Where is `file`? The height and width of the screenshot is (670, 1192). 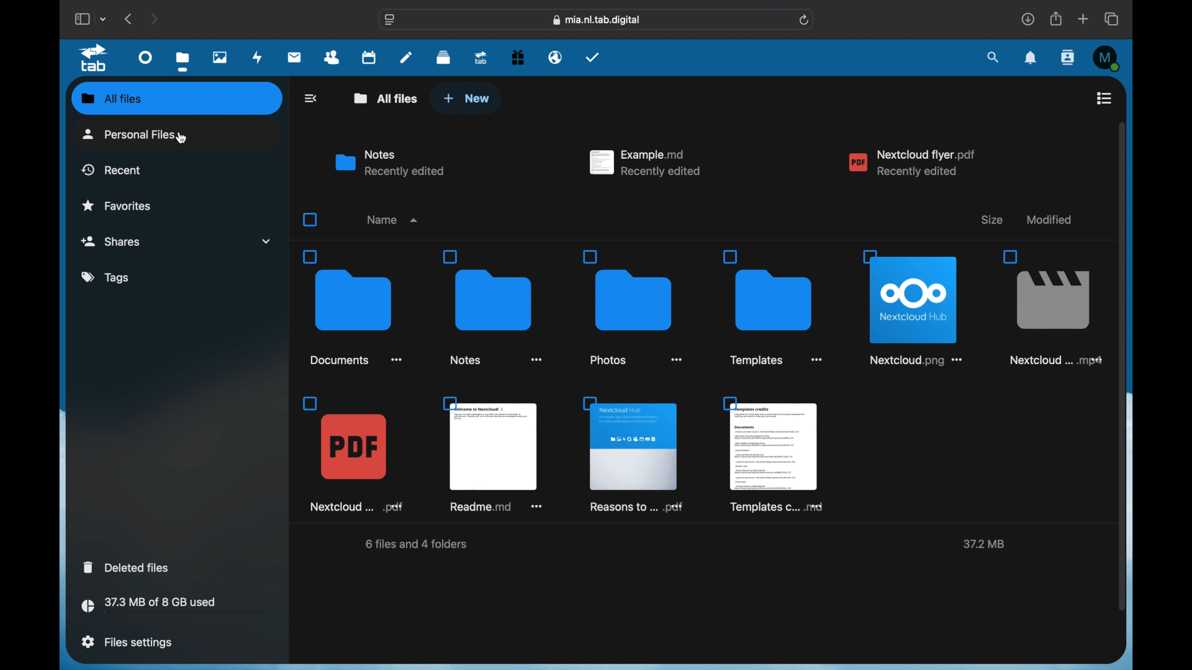
file is located at coordinates (1050, 307).